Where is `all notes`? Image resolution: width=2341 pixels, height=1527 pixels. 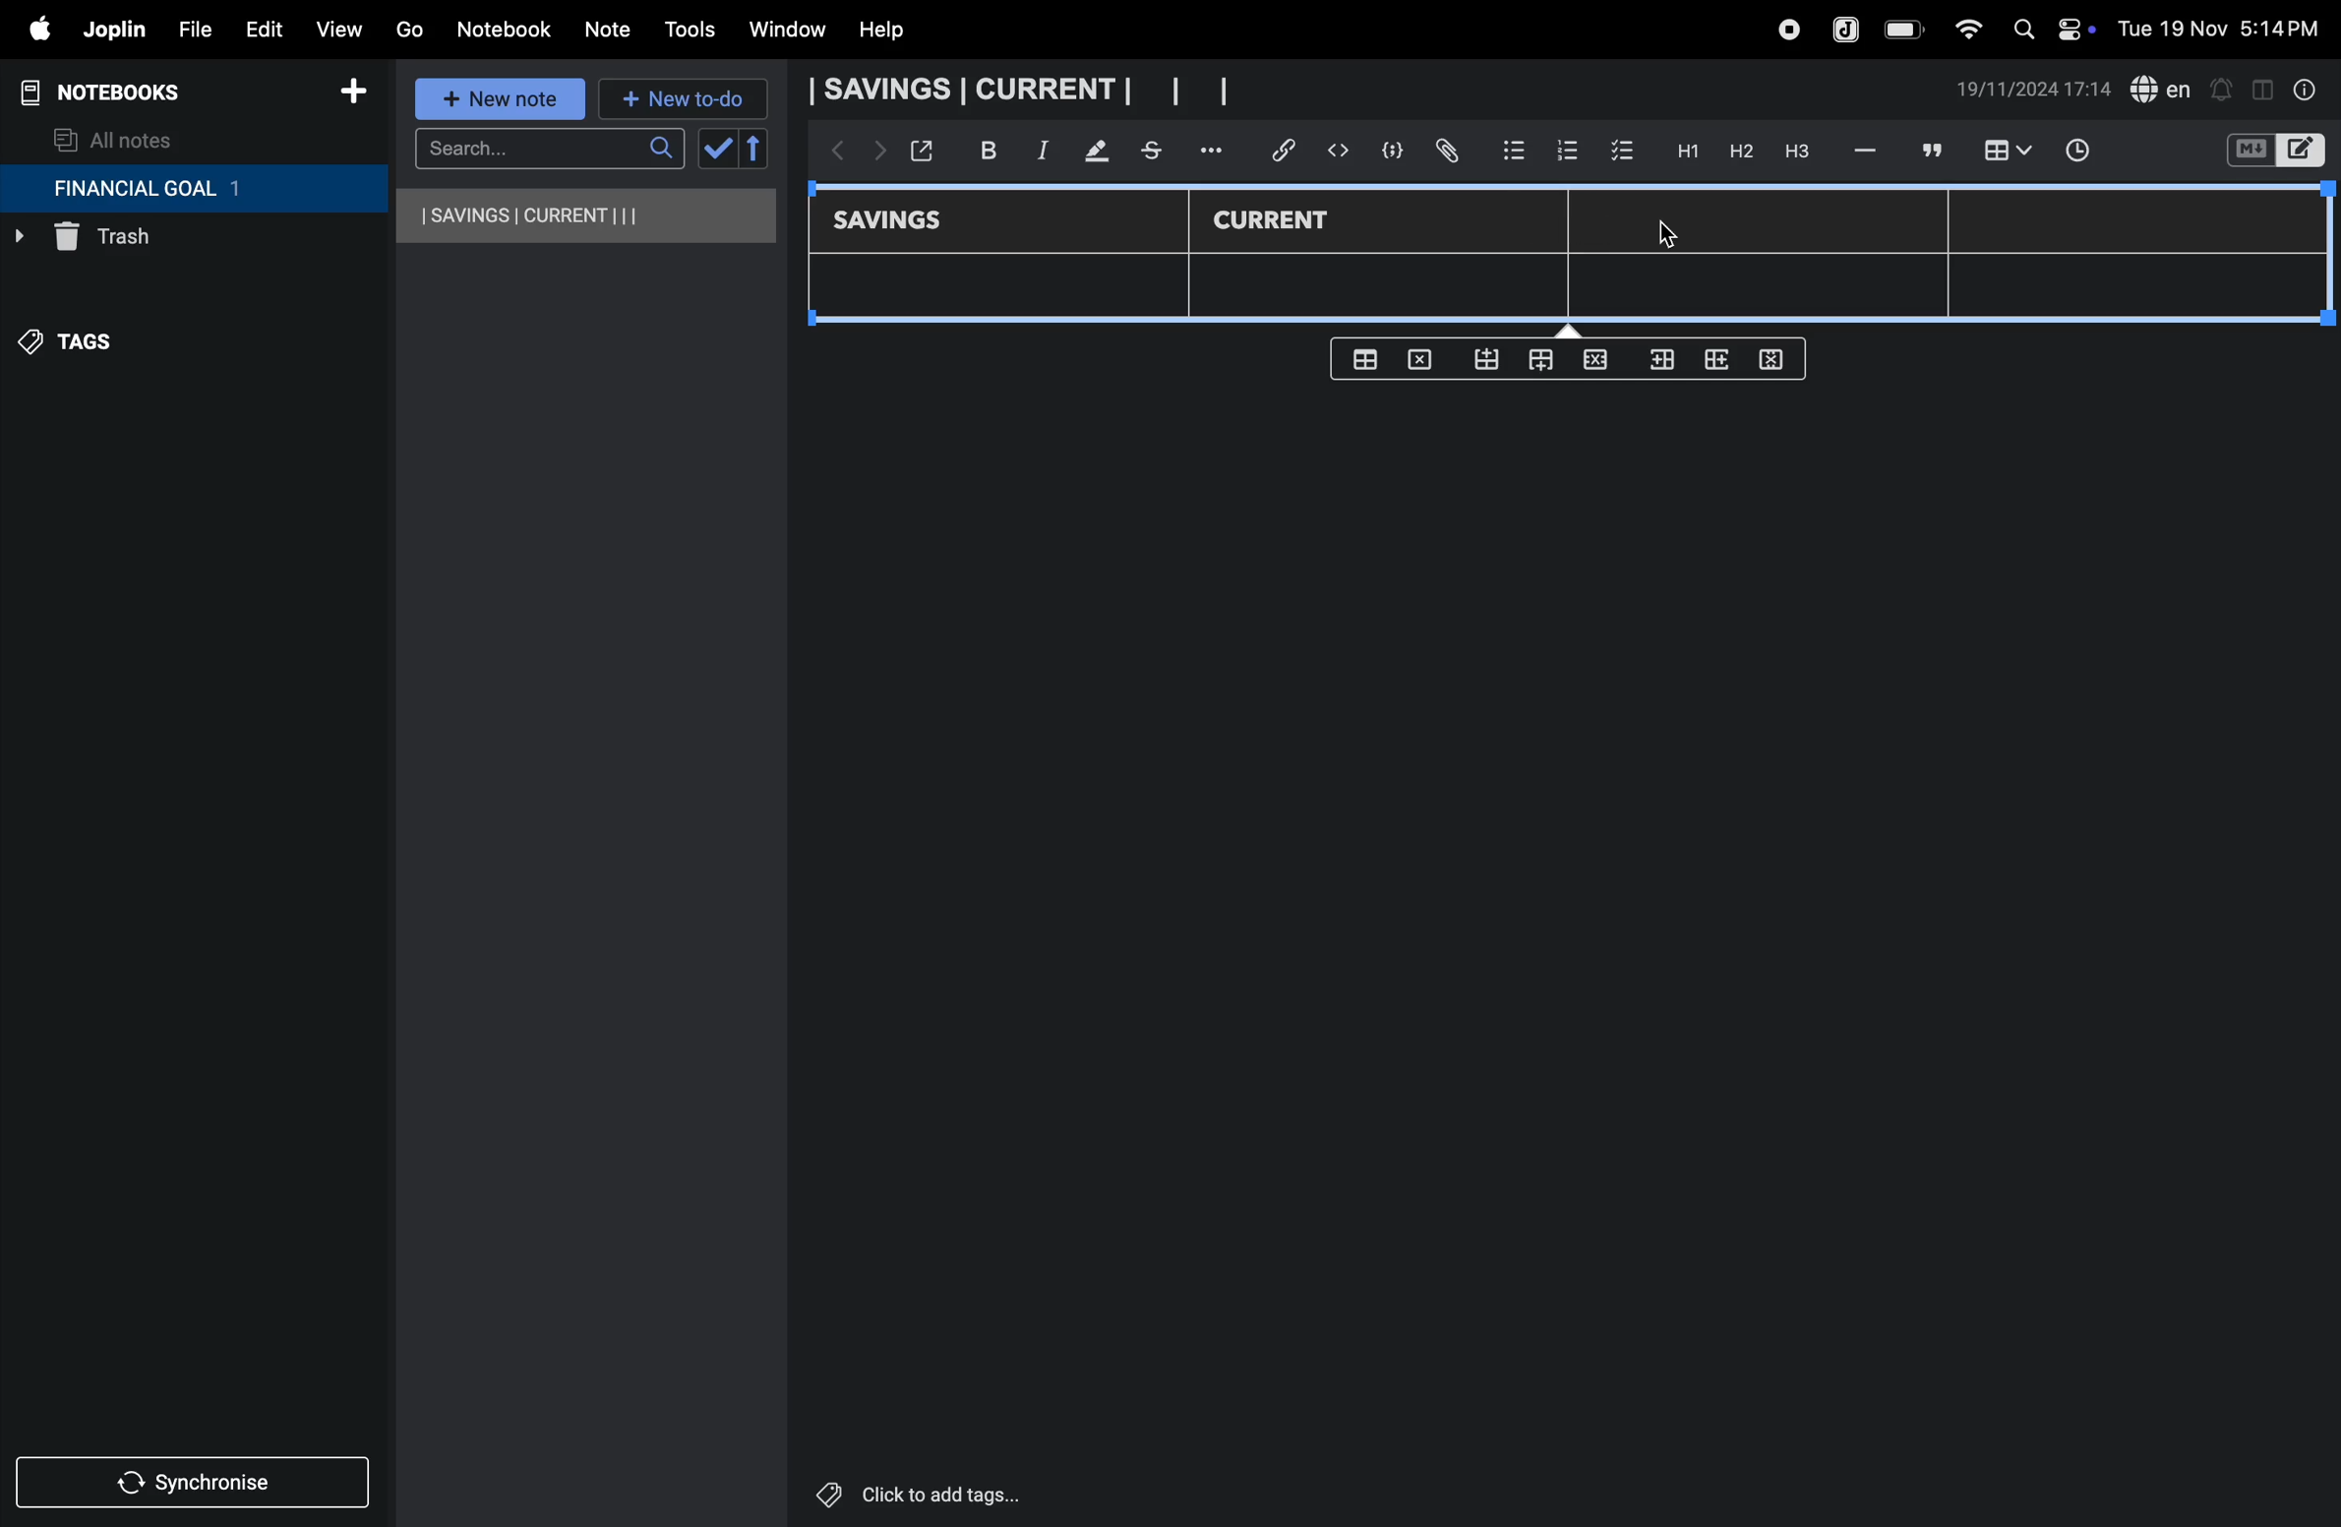
all notes is located at coordinates (115, 139).